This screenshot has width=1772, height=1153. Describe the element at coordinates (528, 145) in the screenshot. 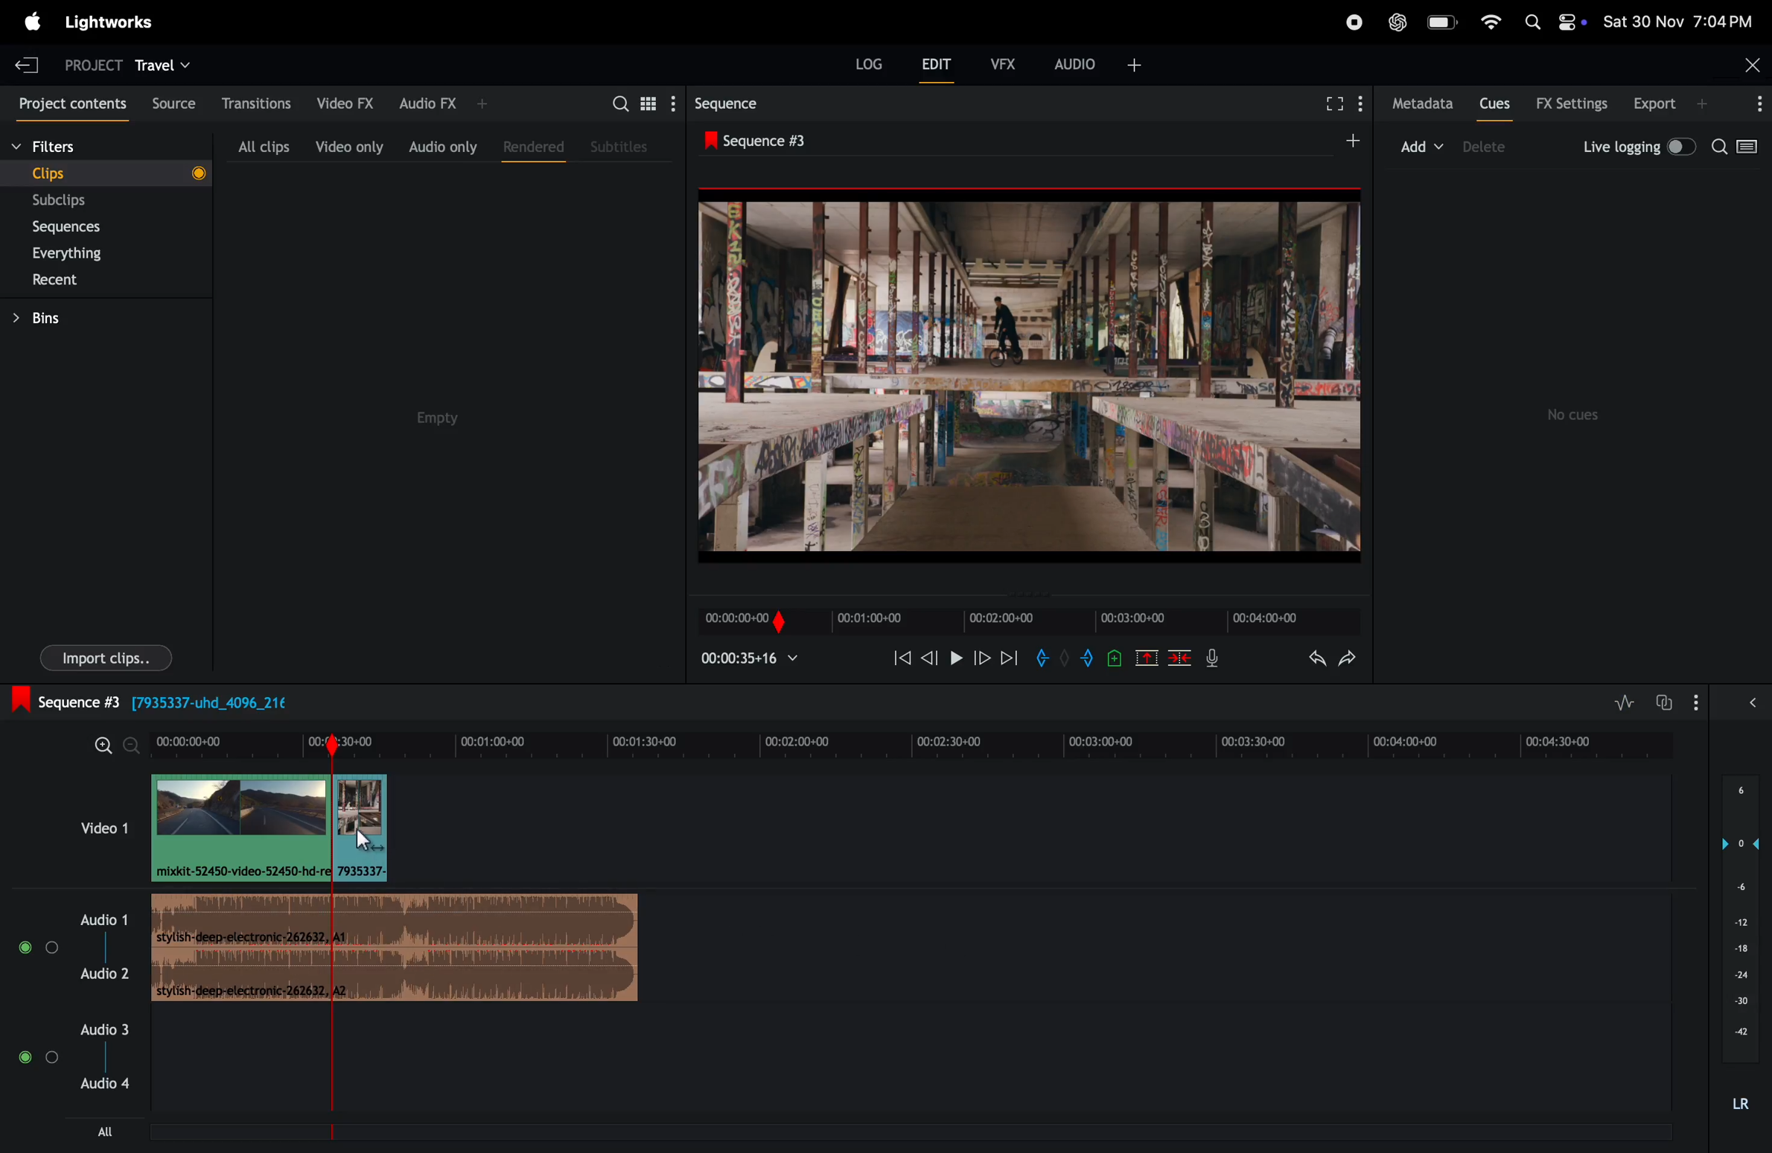

I see `rendered` at that location.